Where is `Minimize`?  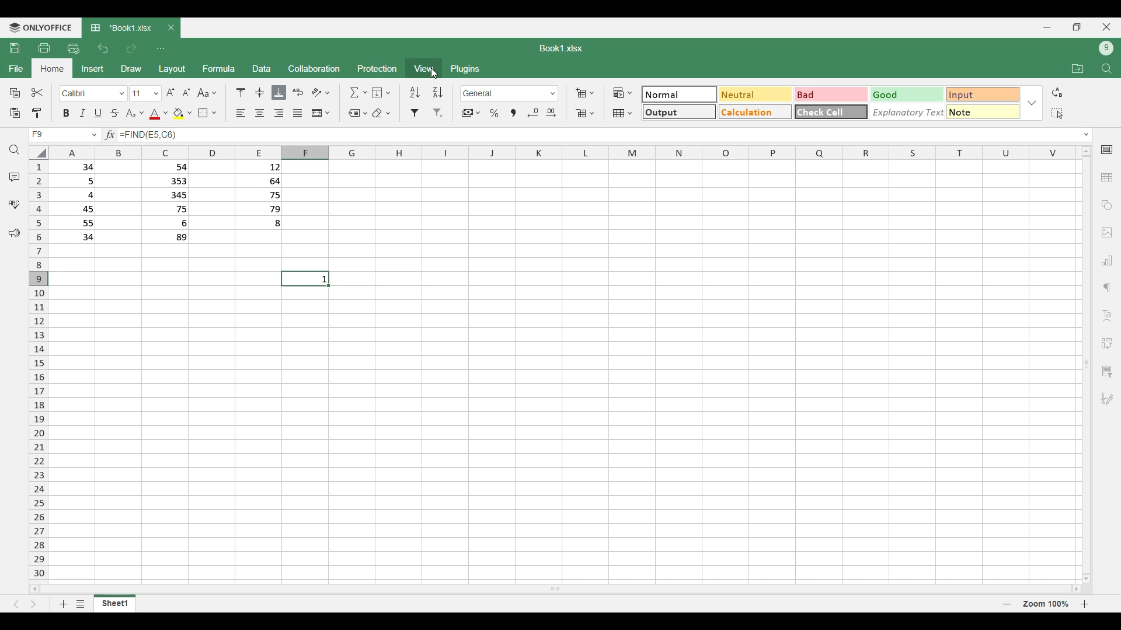 Minimize is located at coordinates (1047, 27).